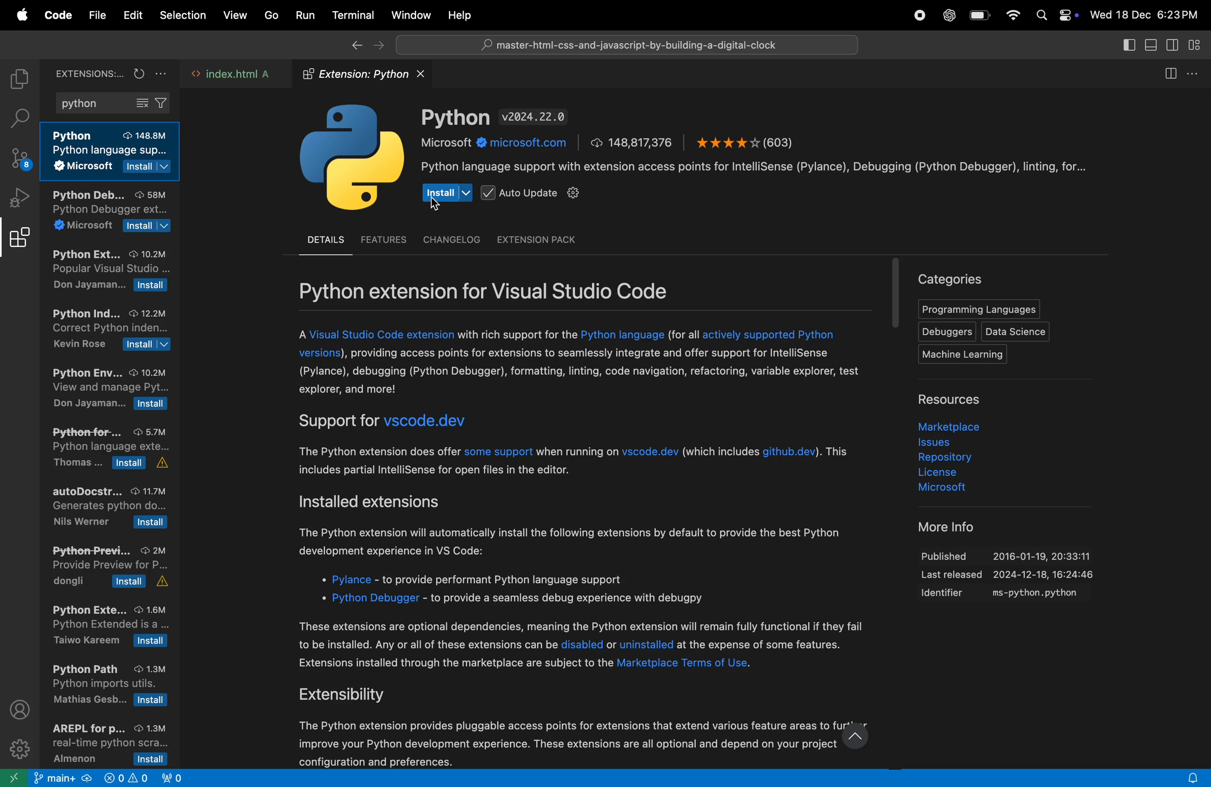  What do you see at coordinates (1152, 46) in the screenshot?
I see `toggle panel` at bounding box center [1152, 46].